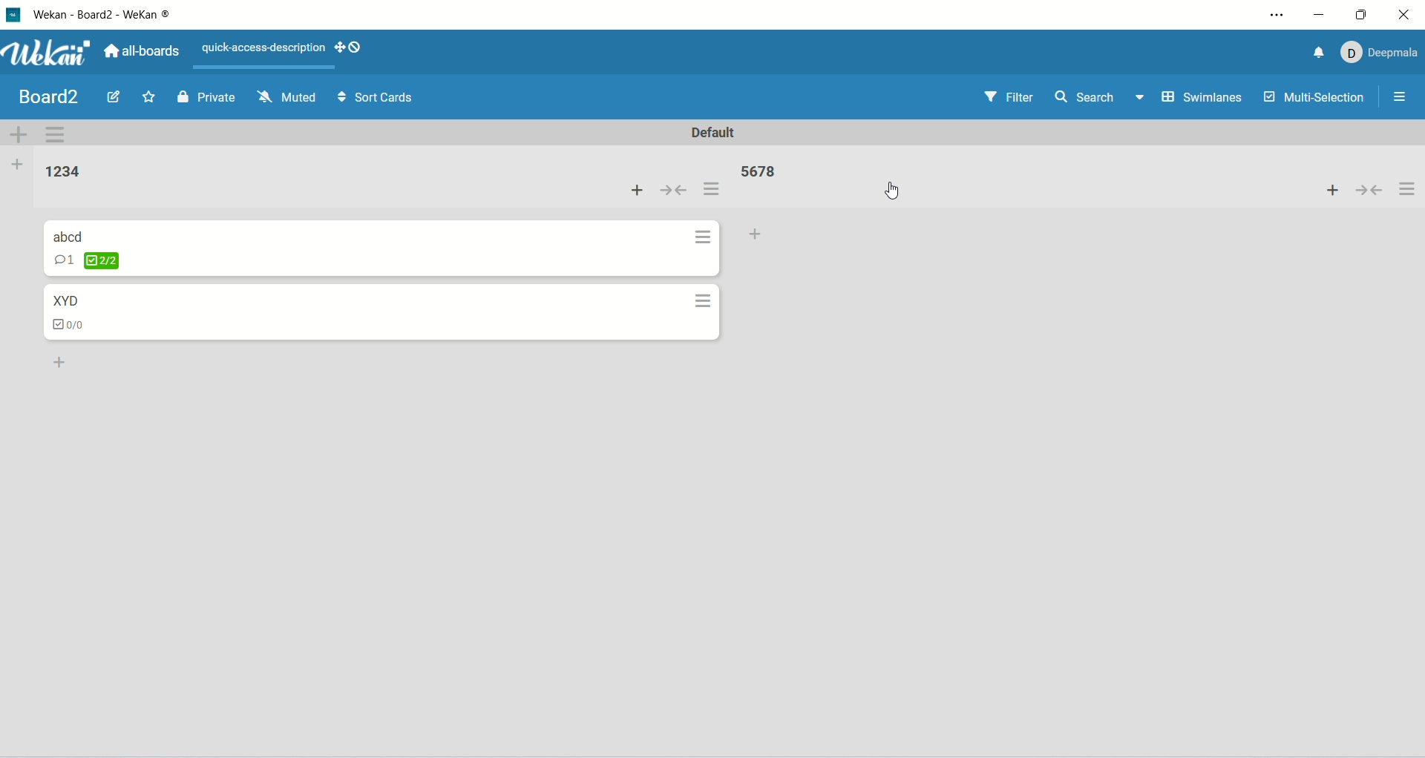  Describe the element at coordinates (1381, 53) in the screenshot. I see `account` at that location.